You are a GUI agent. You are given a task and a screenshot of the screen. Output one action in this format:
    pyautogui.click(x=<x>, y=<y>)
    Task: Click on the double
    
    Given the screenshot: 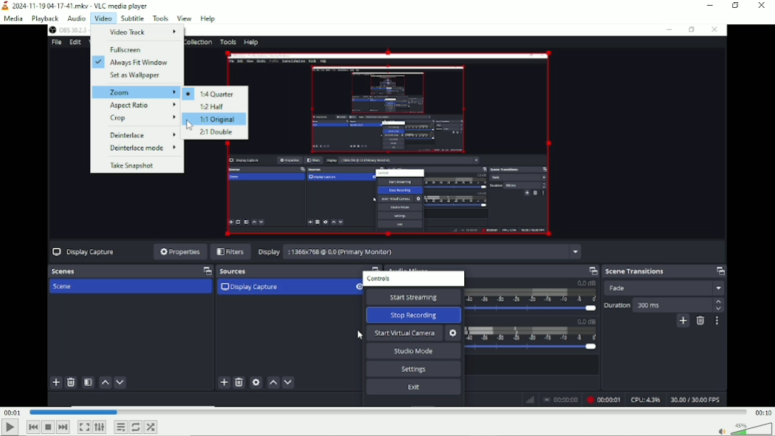 What is the action you would take?
    pyautogui.click(x=215, y=133)
    